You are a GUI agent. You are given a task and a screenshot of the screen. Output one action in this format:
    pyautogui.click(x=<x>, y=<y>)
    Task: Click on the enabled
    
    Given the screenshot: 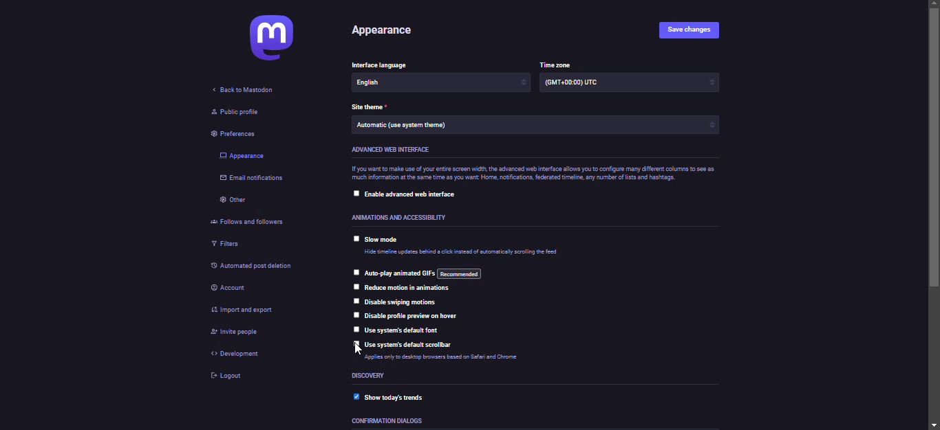 What is the action you would take?
    pyautogui.click(x=354, y=397)
    